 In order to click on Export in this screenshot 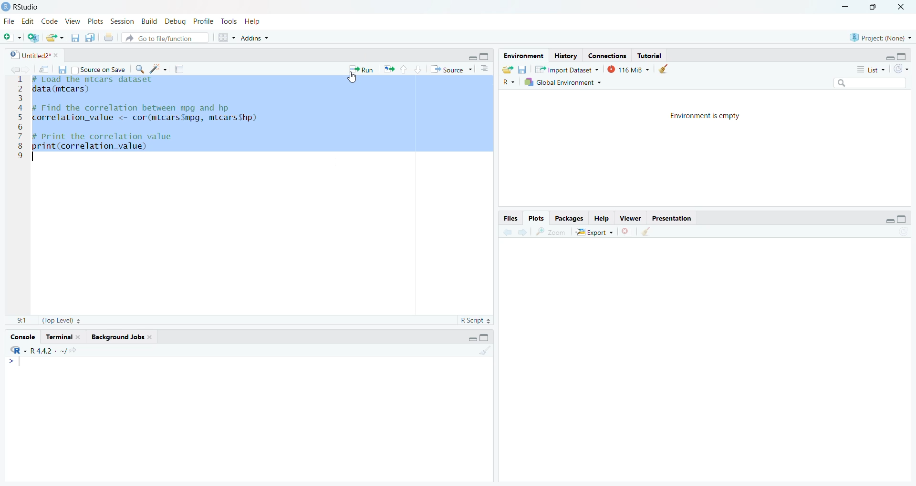, I will do `click(595, 231)`.